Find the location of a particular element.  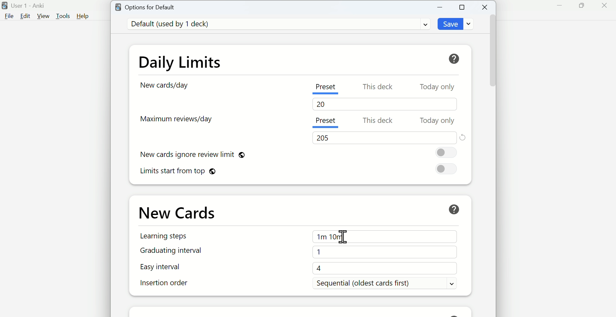

Options for Default is located at coordinates (149, 7).